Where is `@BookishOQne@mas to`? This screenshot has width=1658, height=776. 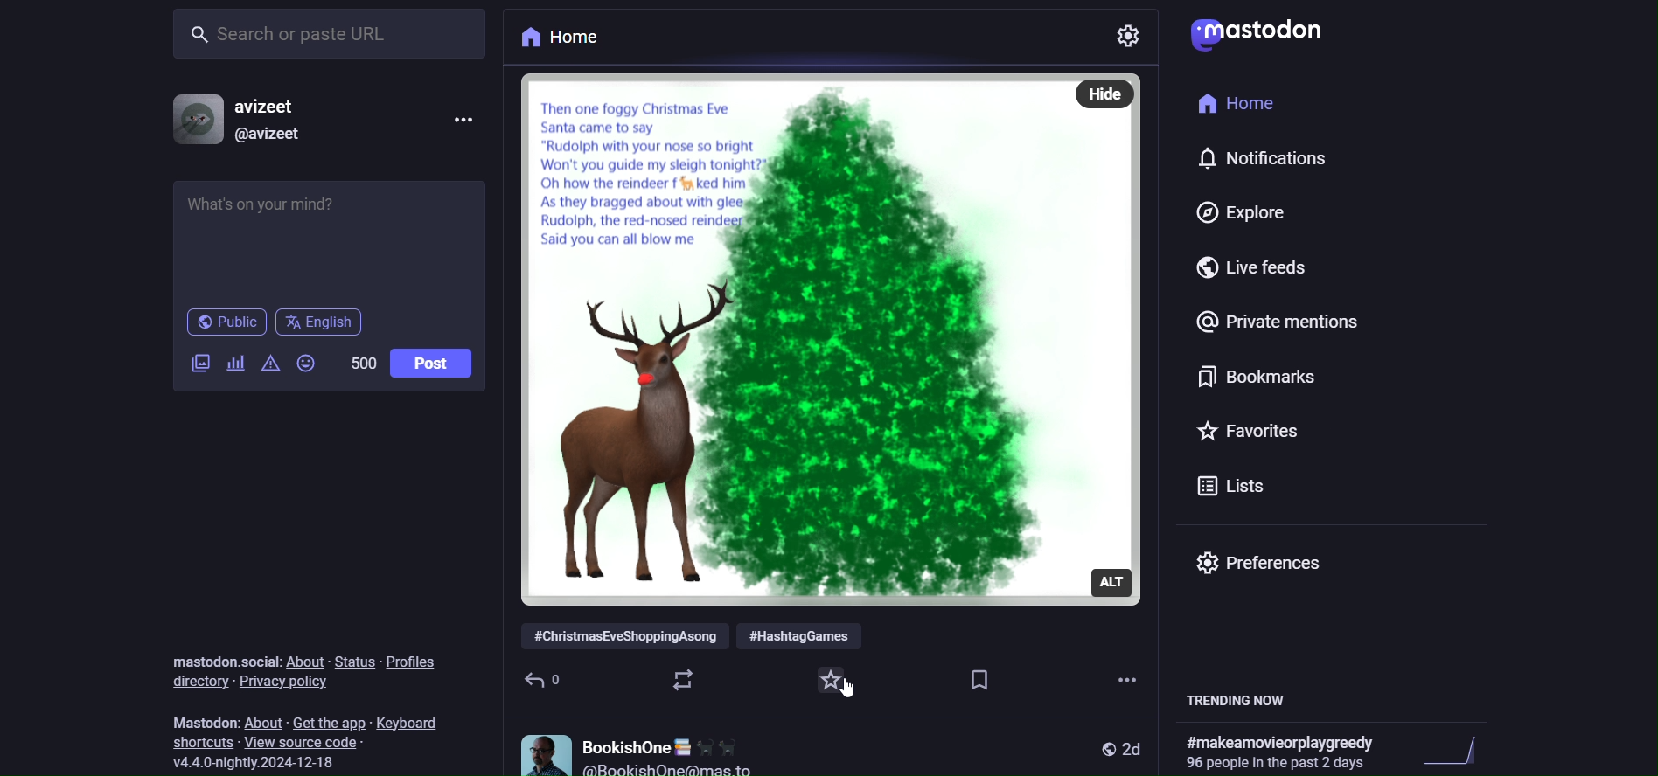 @BookishOQne@mas to is located at coordinates (672, 768).